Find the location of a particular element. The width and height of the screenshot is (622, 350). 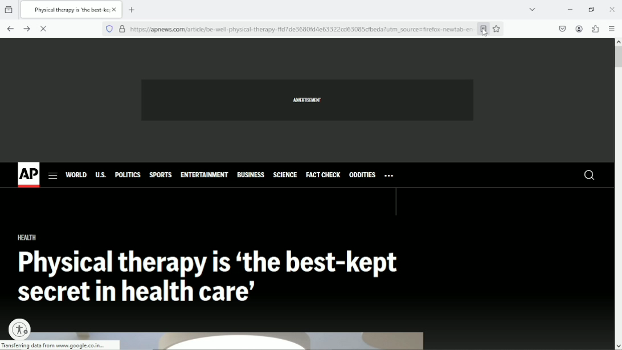

minimize is located at coordinates (567, 9).